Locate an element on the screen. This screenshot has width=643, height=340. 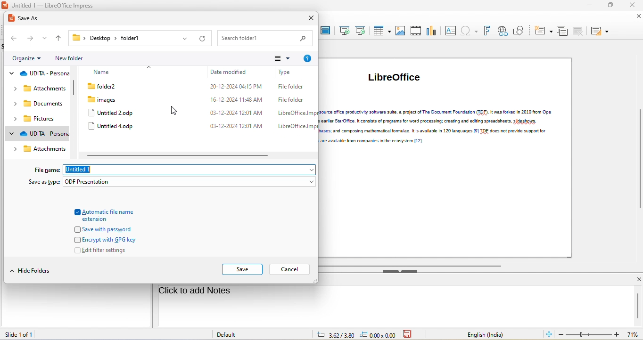
slide layout is located at coordinates (601, 31).